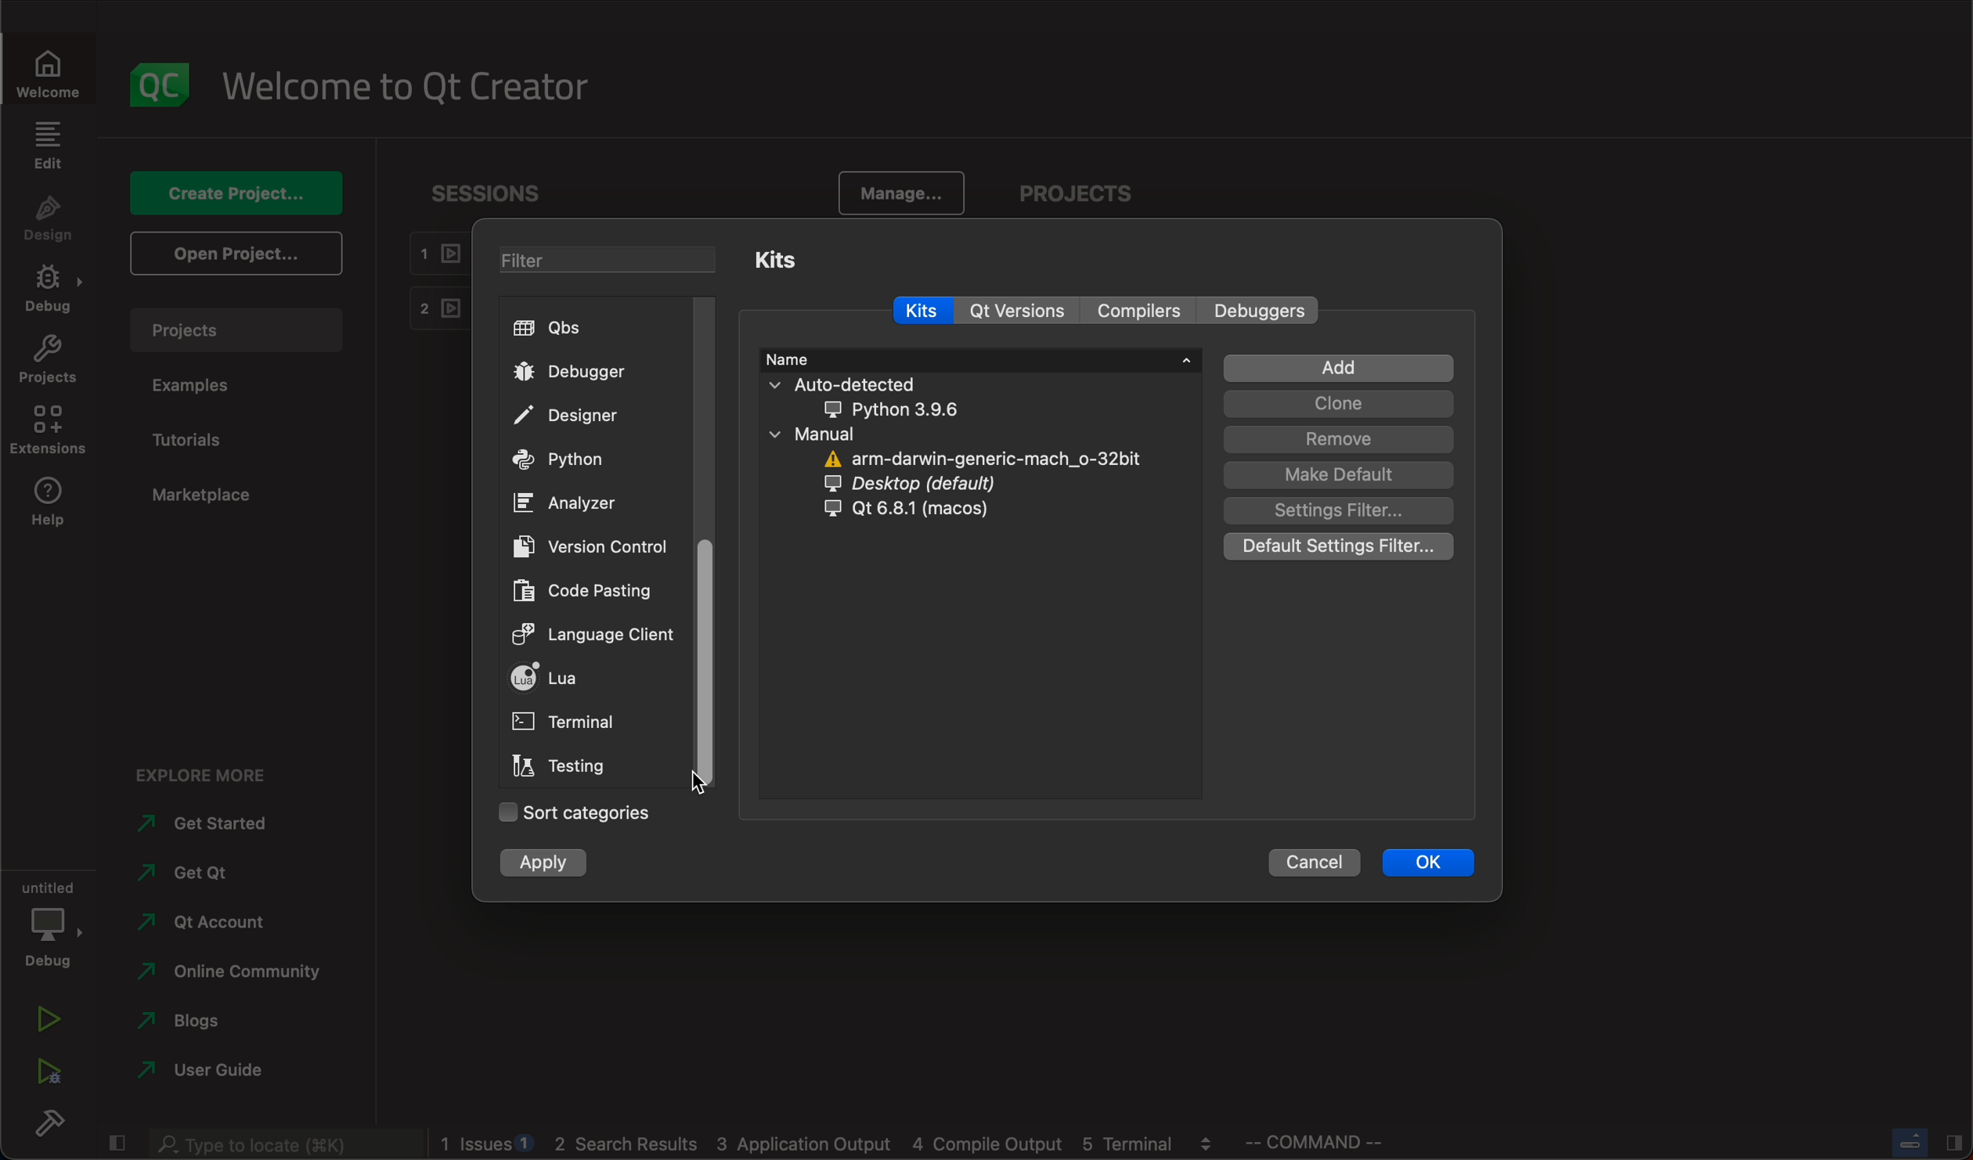  I want to click on scroll bar, so click(699, 661).